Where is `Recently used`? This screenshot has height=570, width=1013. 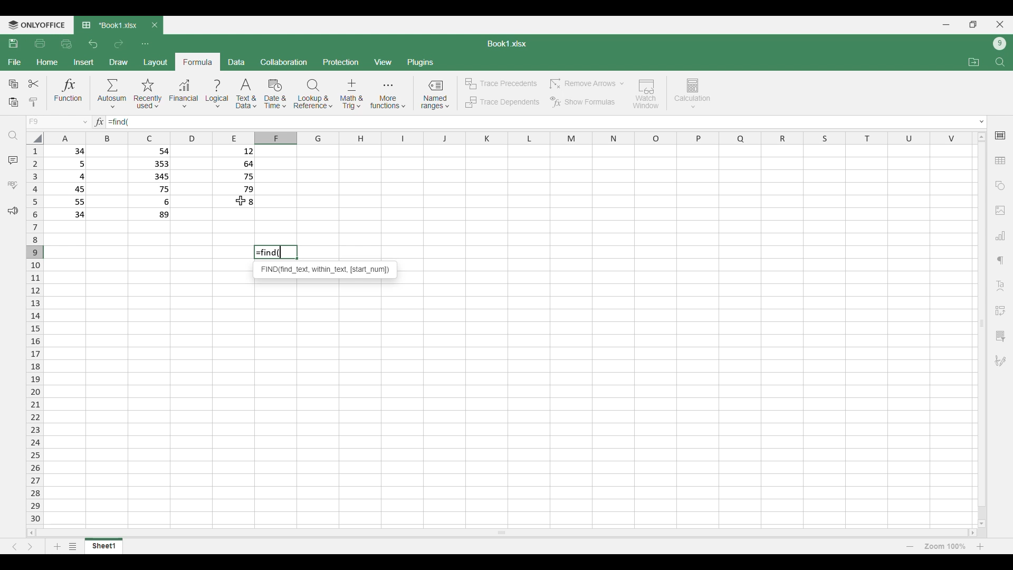 Recently used is located at coordinates (148, 94).